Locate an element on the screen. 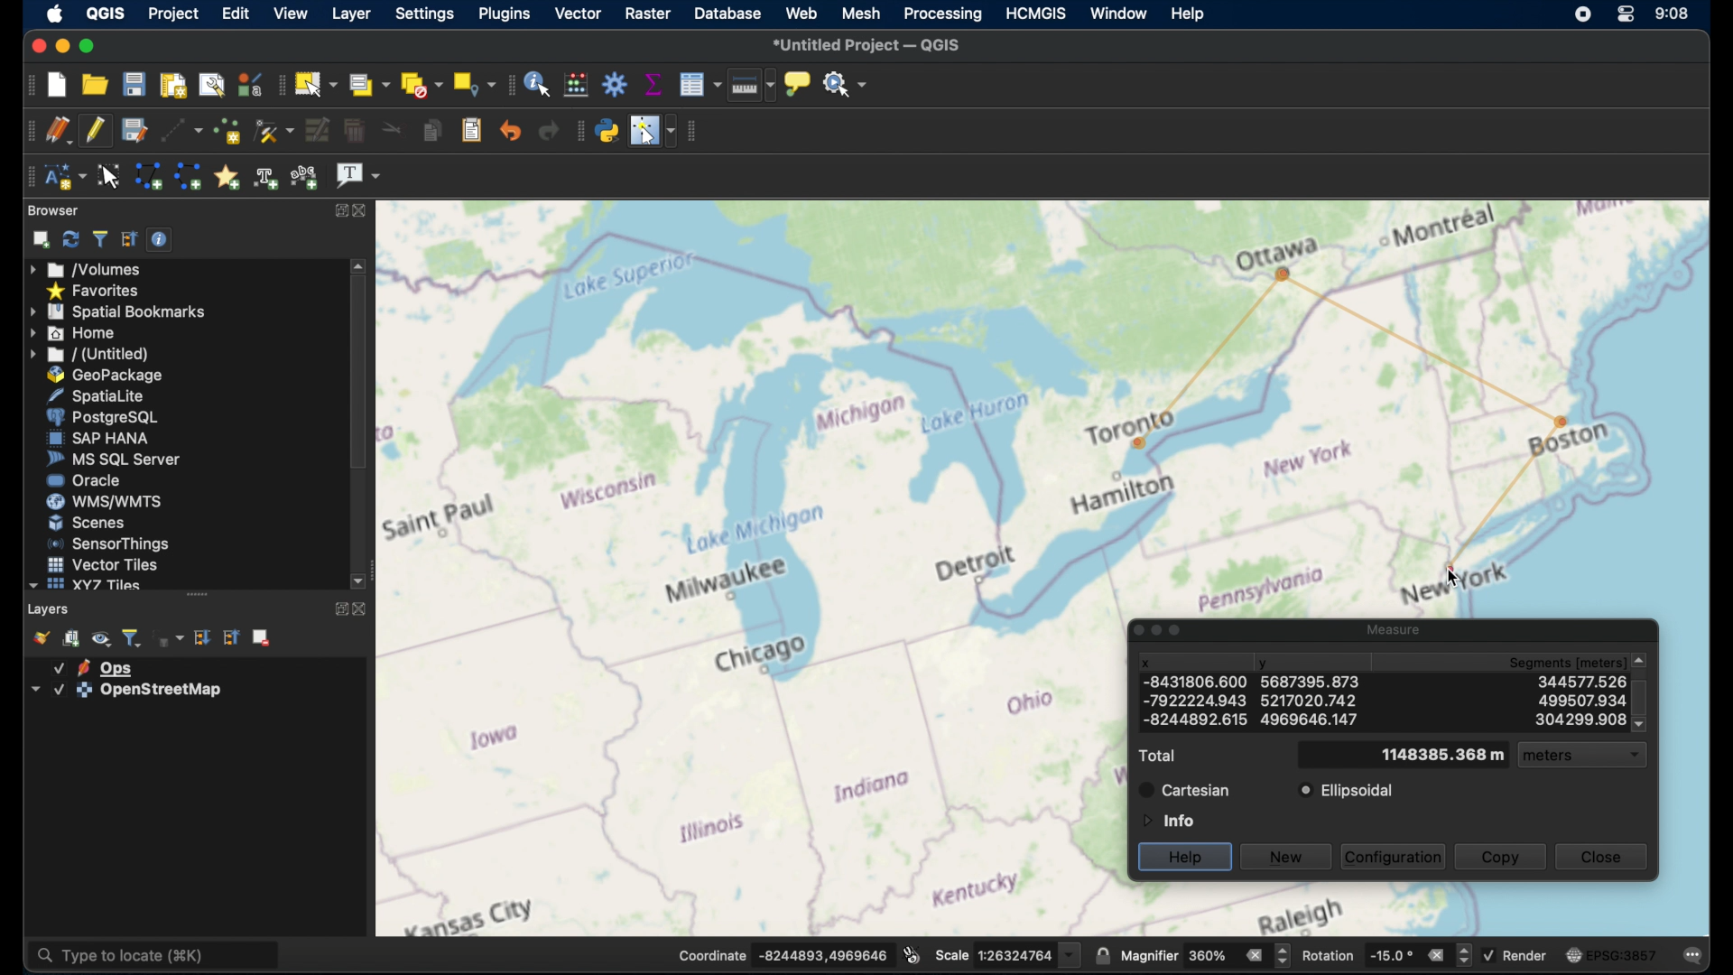 Image resolution: width=1733 pixels, height=975 pixels. toggle extents and mouse position display is located at coordinates (912, 953).